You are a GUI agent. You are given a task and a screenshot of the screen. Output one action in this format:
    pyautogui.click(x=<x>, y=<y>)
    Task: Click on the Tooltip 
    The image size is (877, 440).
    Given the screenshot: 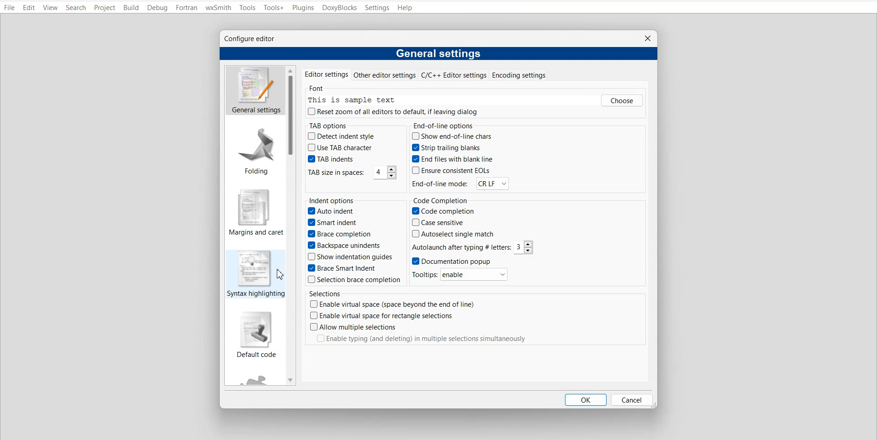 What is the action you would take?
    pyautogui.click(x=460, y=275)
    